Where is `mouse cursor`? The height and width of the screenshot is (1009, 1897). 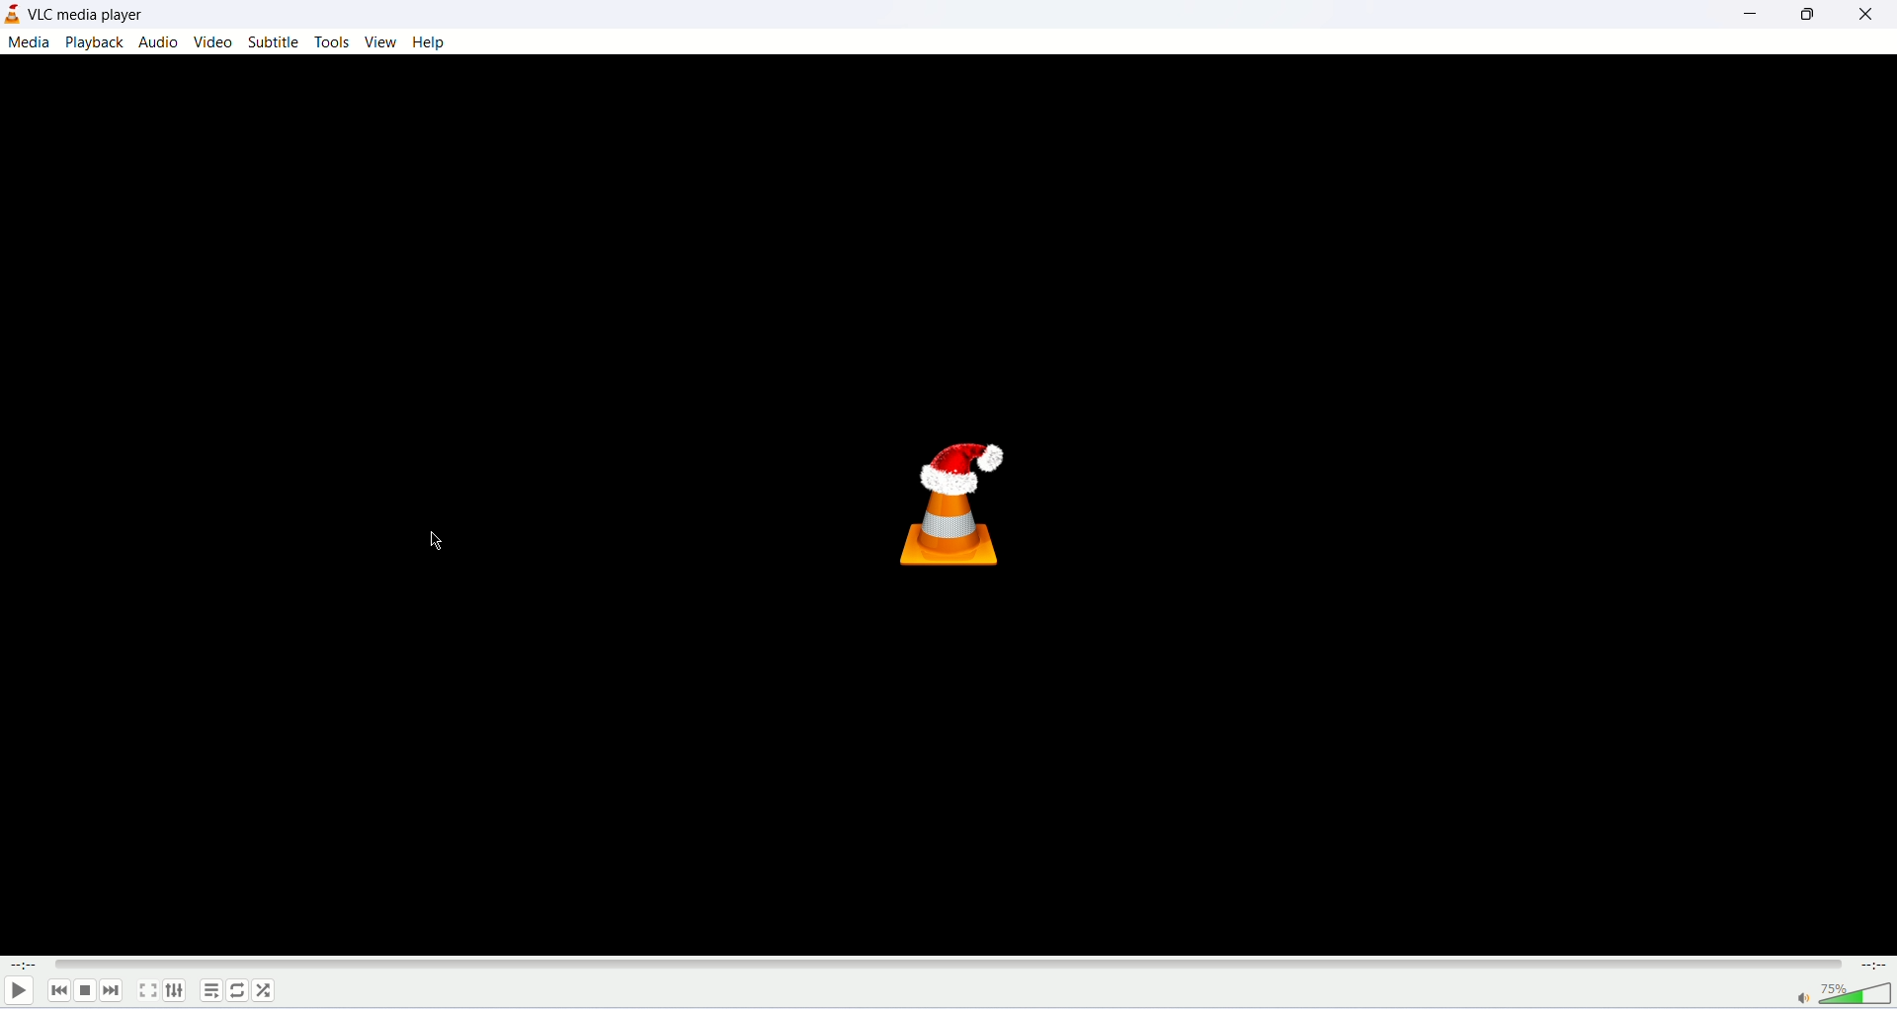
mouse cursor is located at coordinates (437, 543).